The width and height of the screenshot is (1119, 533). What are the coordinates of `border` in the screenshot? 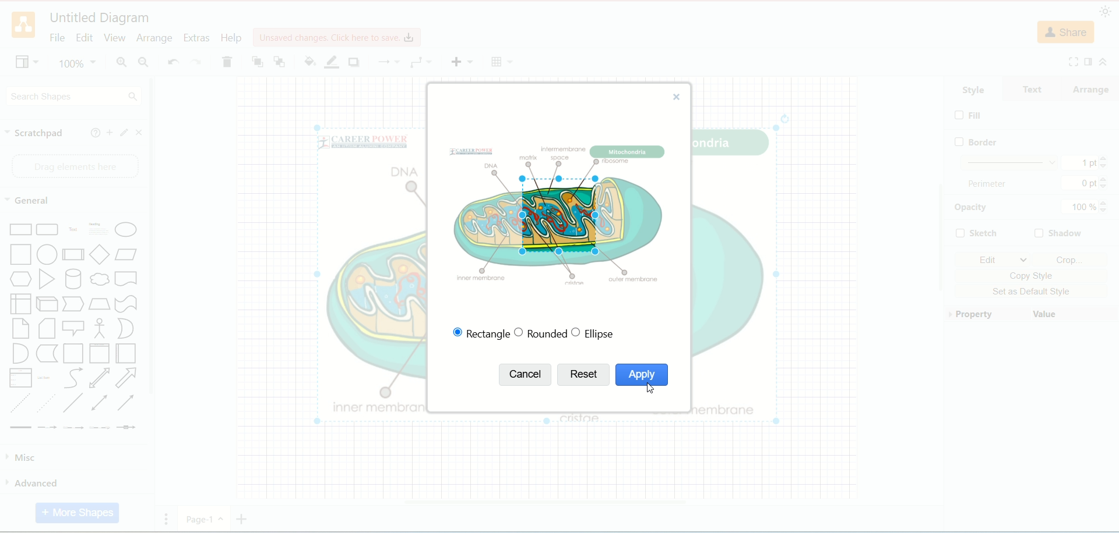 It's located at (980, 141).